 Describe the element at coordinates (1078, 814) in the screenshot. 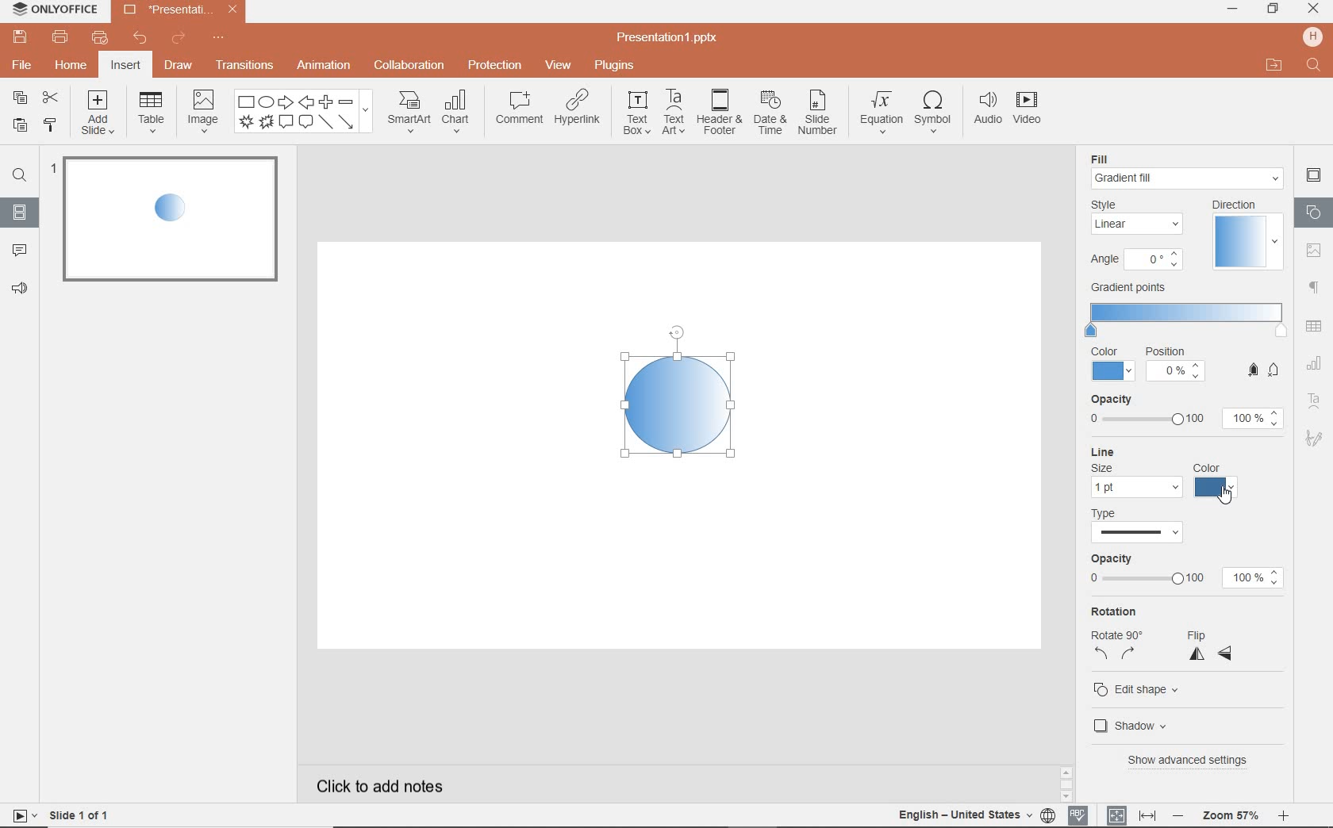

I see `spell checking` at that location.